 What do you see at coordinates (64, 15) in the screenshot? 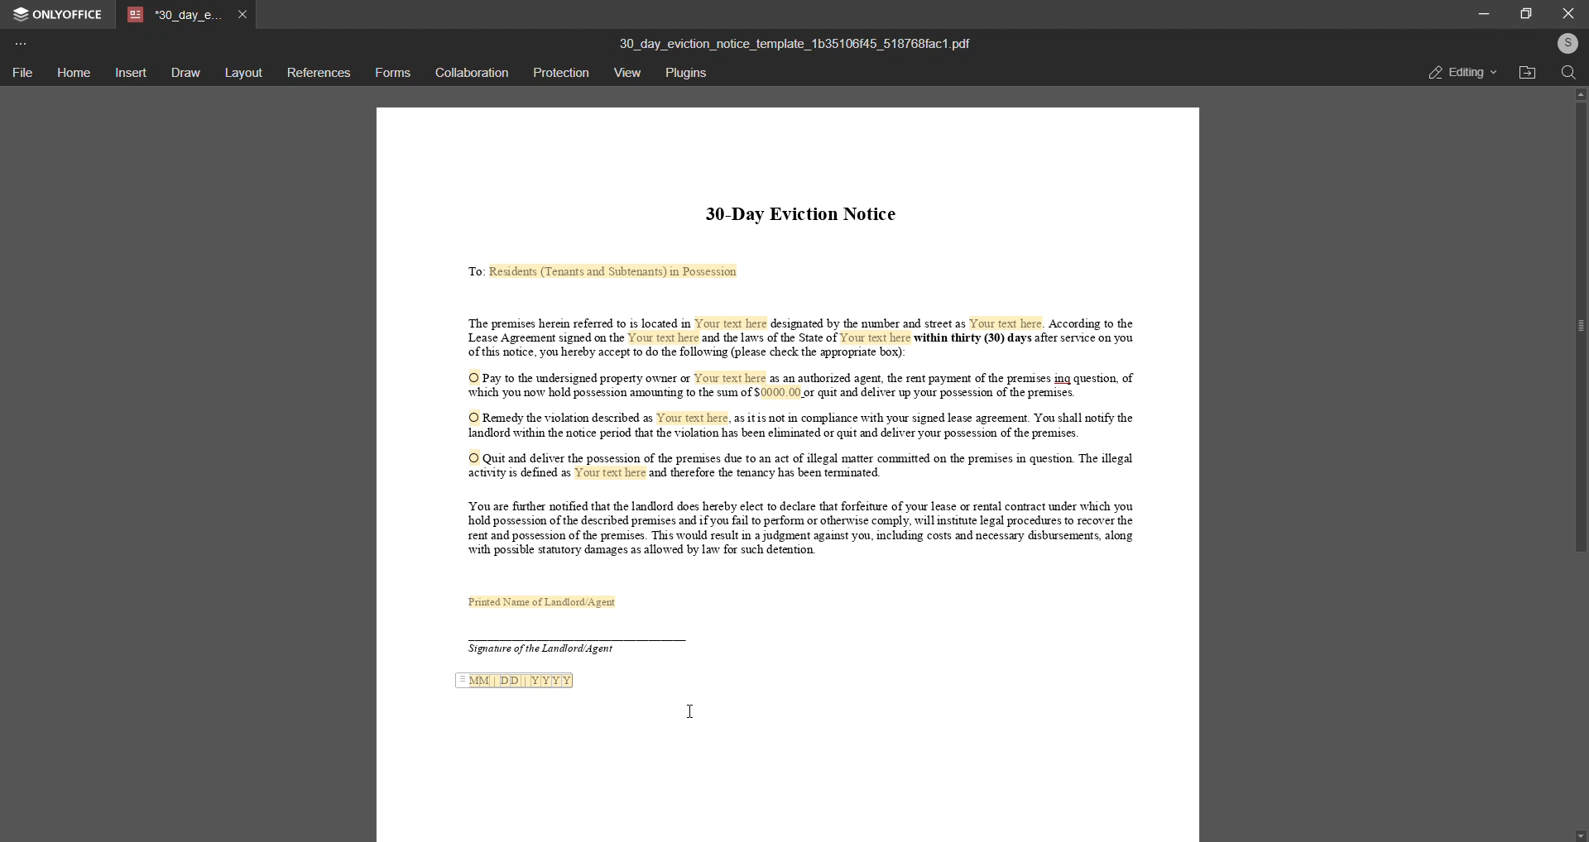
I see `Onlyoffice logo and name` at bounding box center [64, 15].